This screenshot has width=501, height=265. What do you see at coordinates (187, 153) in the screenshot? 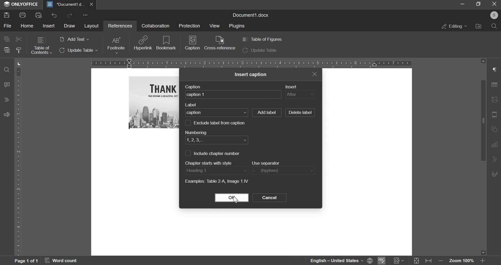
I see `include chapter number` at bounding box center [187, 153].